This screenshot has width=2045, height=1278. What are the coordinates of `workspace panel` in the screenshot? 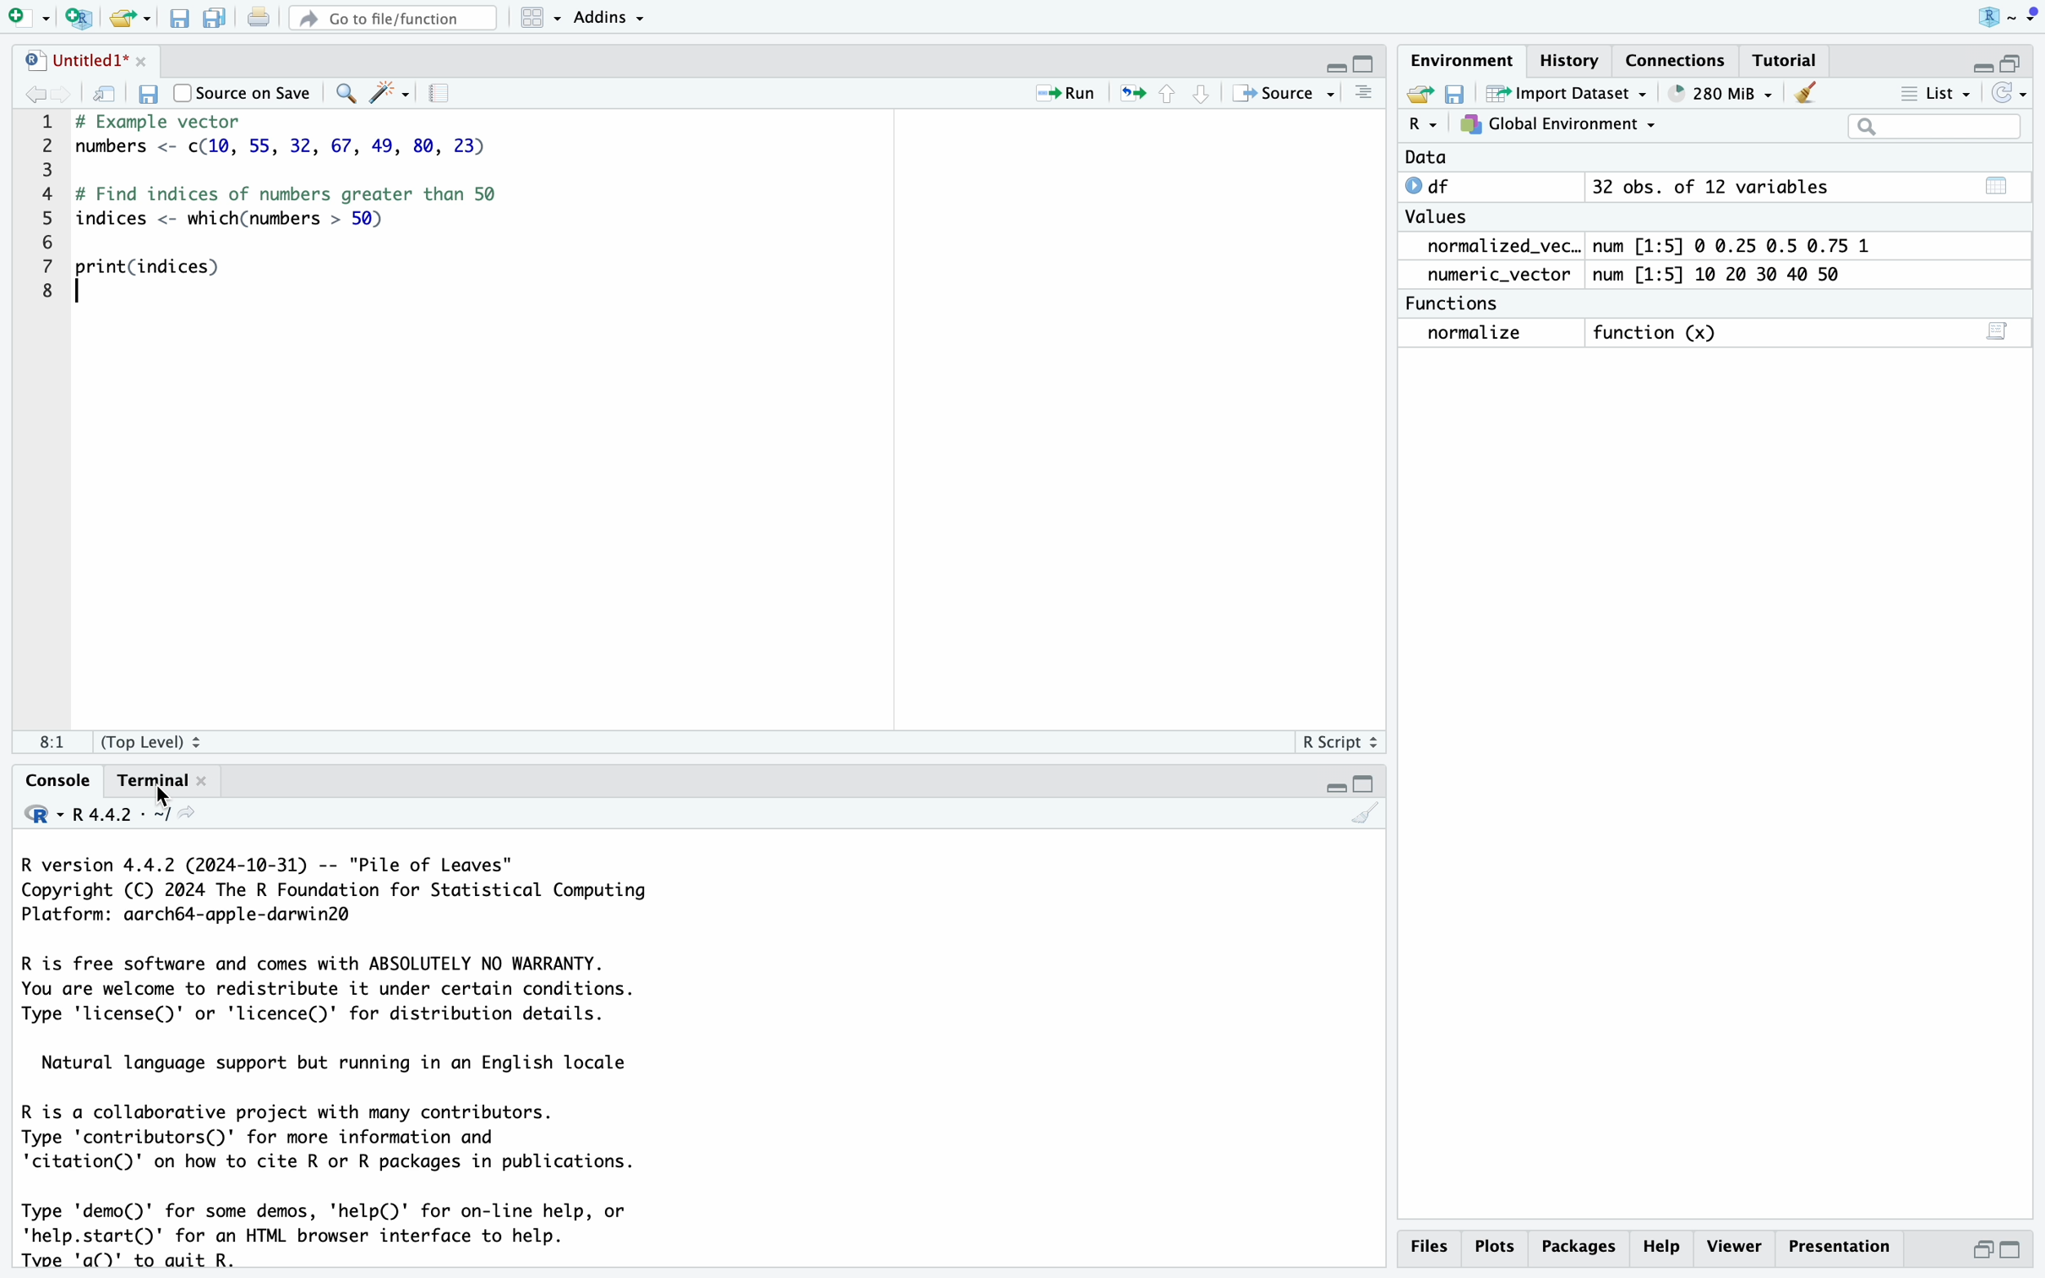 It's located at (532, 18).